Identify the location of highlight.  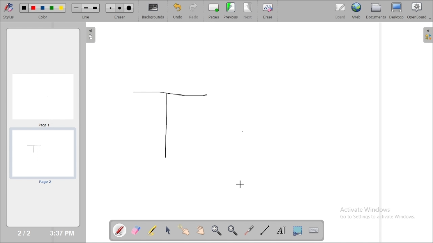
(152, 230).